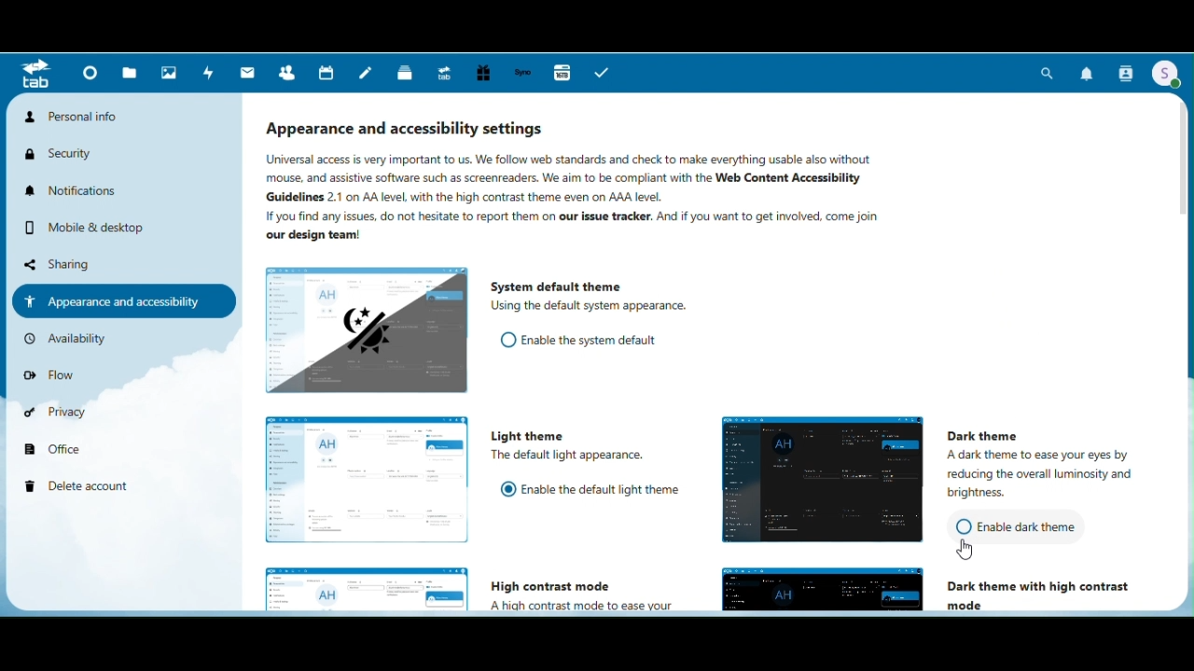  What do you see at coordinates (1167, 75) in the screenshot?
I see `Account icon` at bounding box center [1167, 75].